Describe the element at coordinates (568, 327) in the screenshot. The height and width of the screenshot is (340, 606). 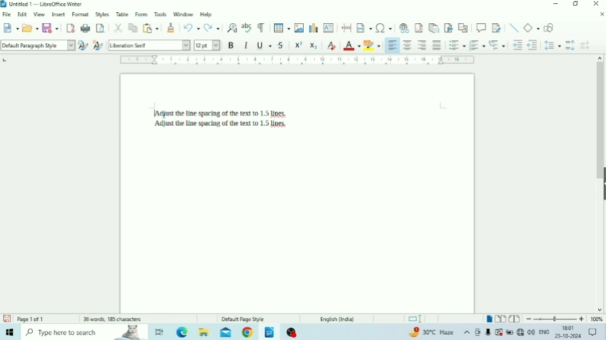
I see `Time` at that location.